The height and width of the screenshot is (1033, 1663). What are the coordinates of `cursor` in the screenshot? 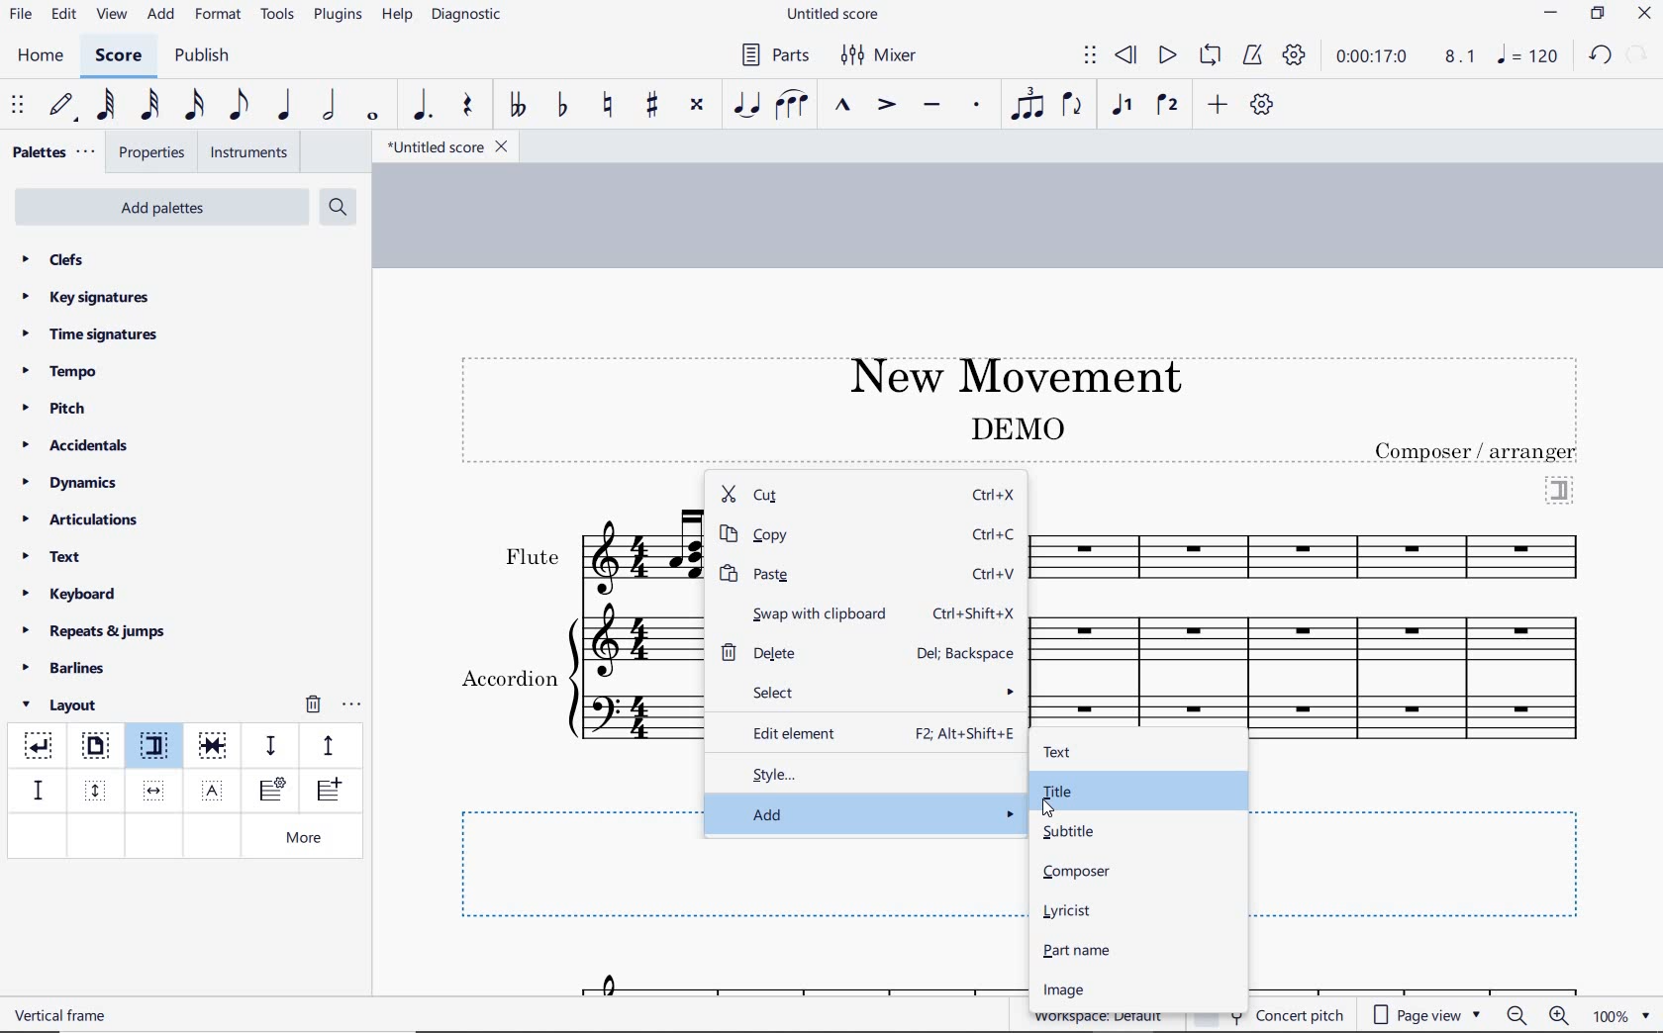 It's located at (1049, 807).